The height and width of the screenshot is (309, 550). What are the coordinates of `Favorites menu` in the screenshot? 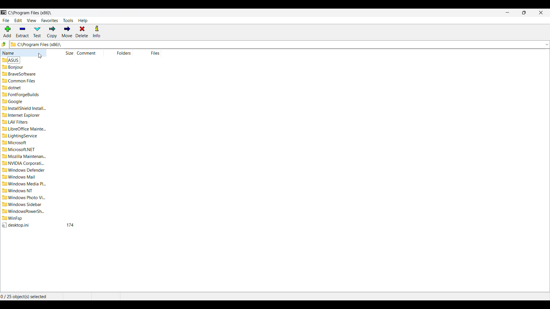 It's located at (50, 21).